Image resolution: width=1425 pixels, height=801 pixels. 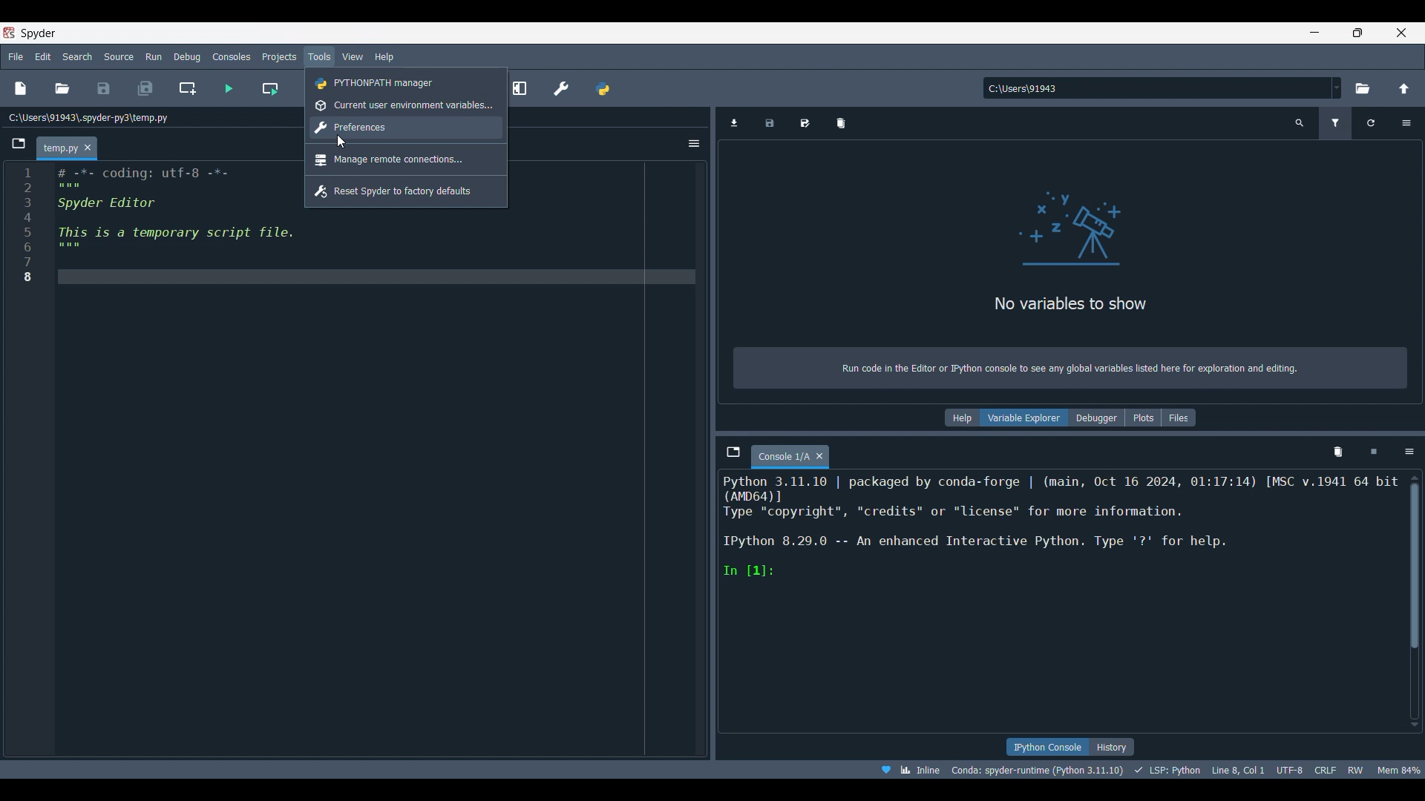 I want to click on Projects menu, so click(x=278, y=56).